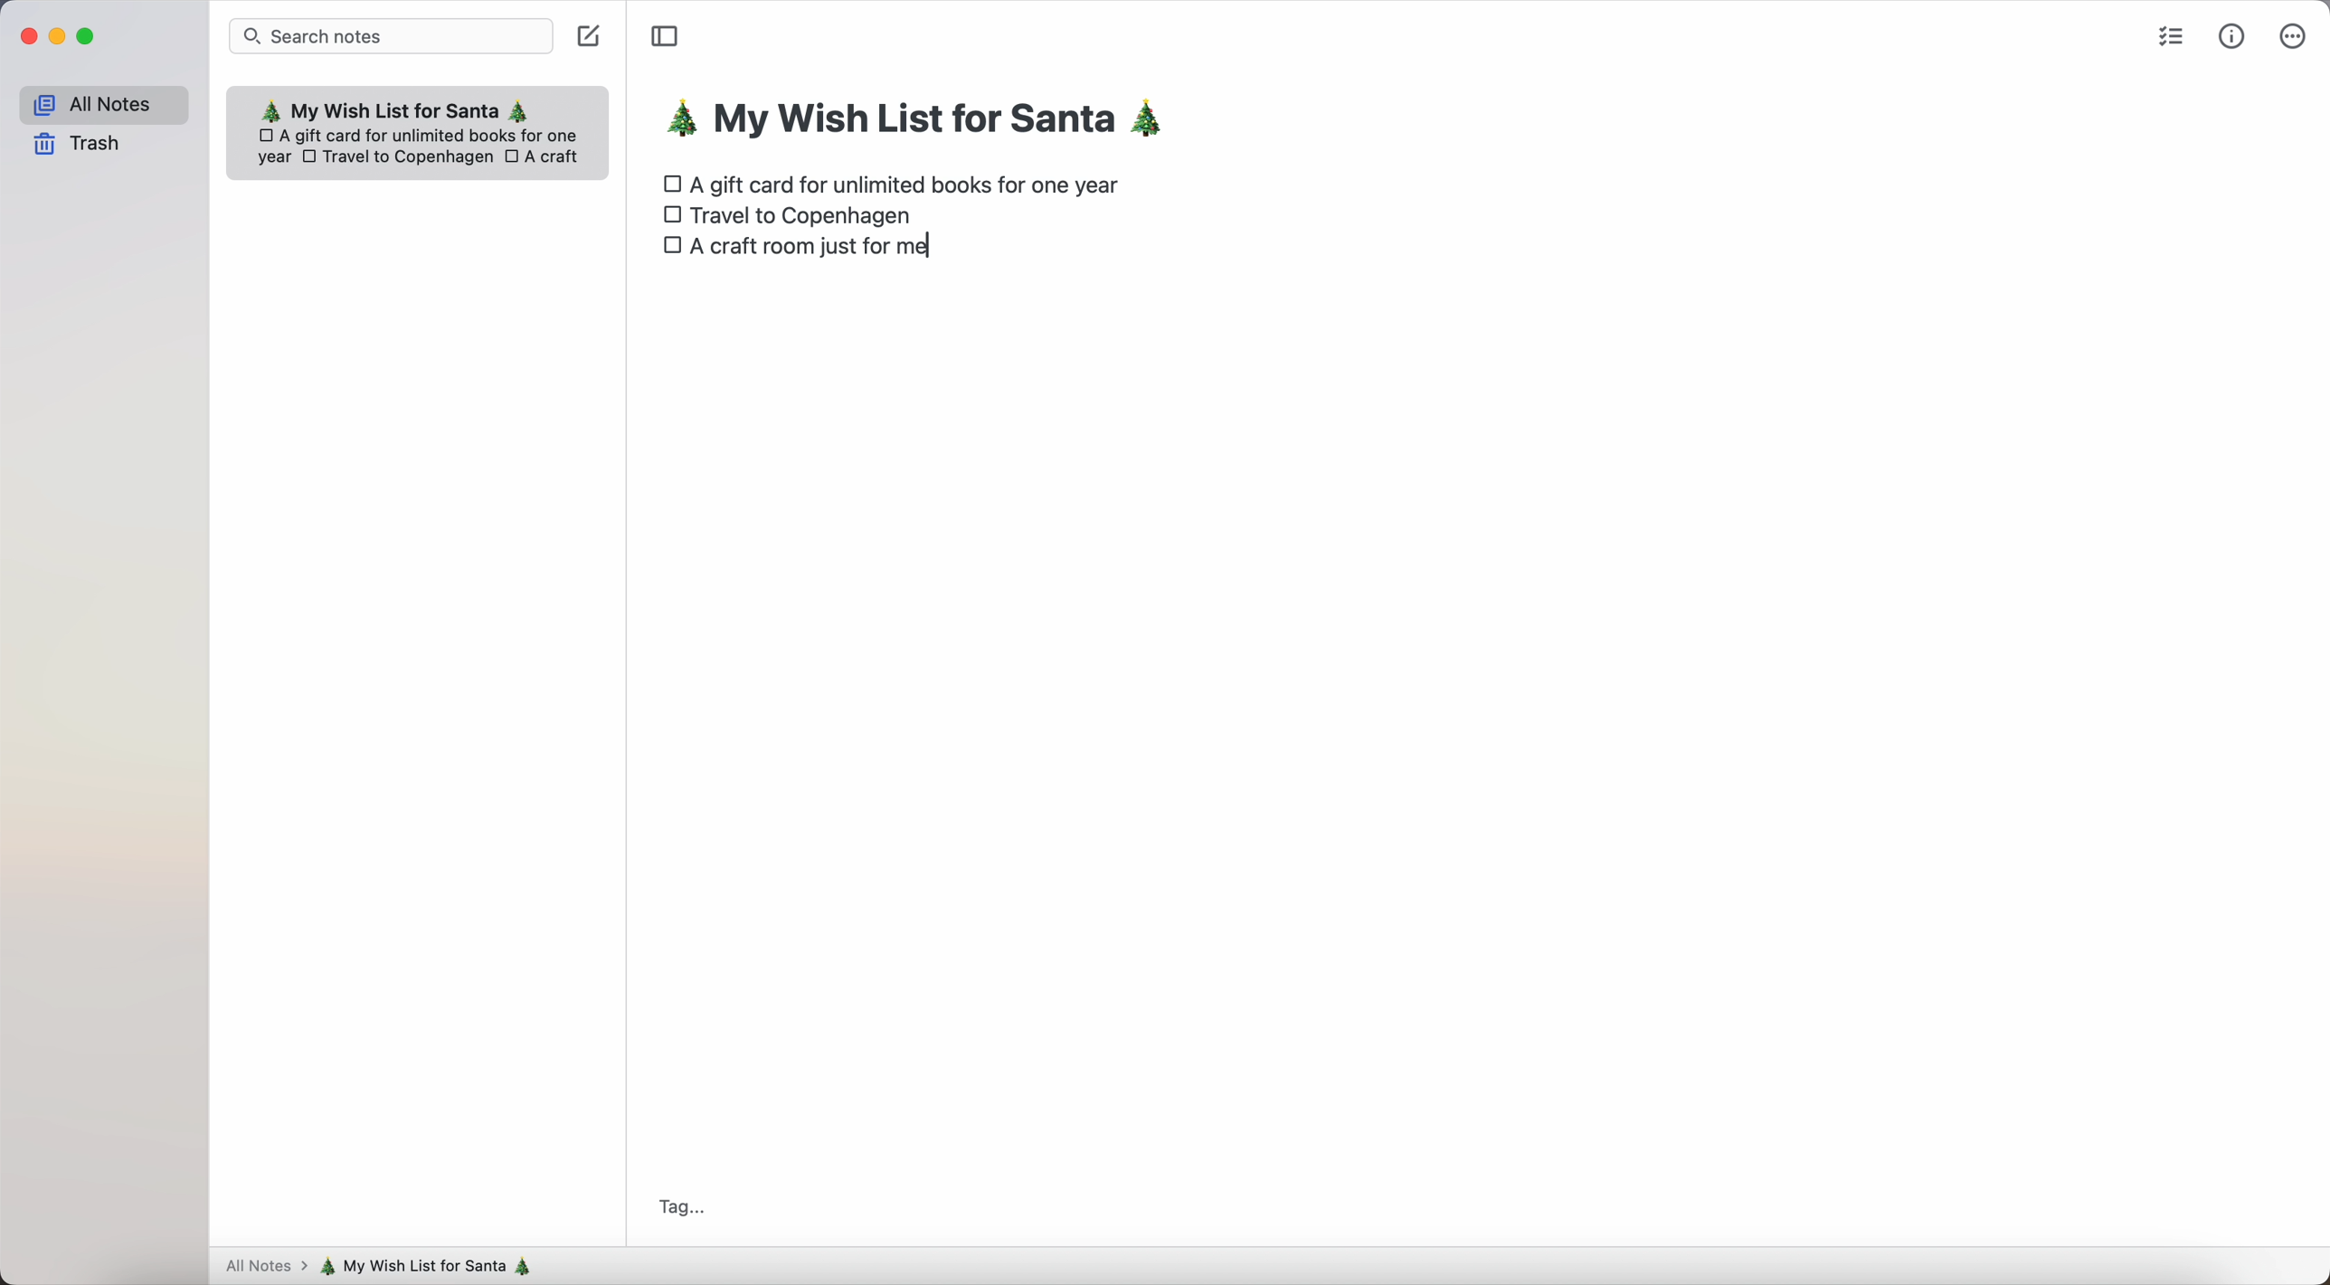  What do you see at coordinates (434, 1266) in the screenshot?
I see `my wish list for Santa` at bounding box center [434, 1266].